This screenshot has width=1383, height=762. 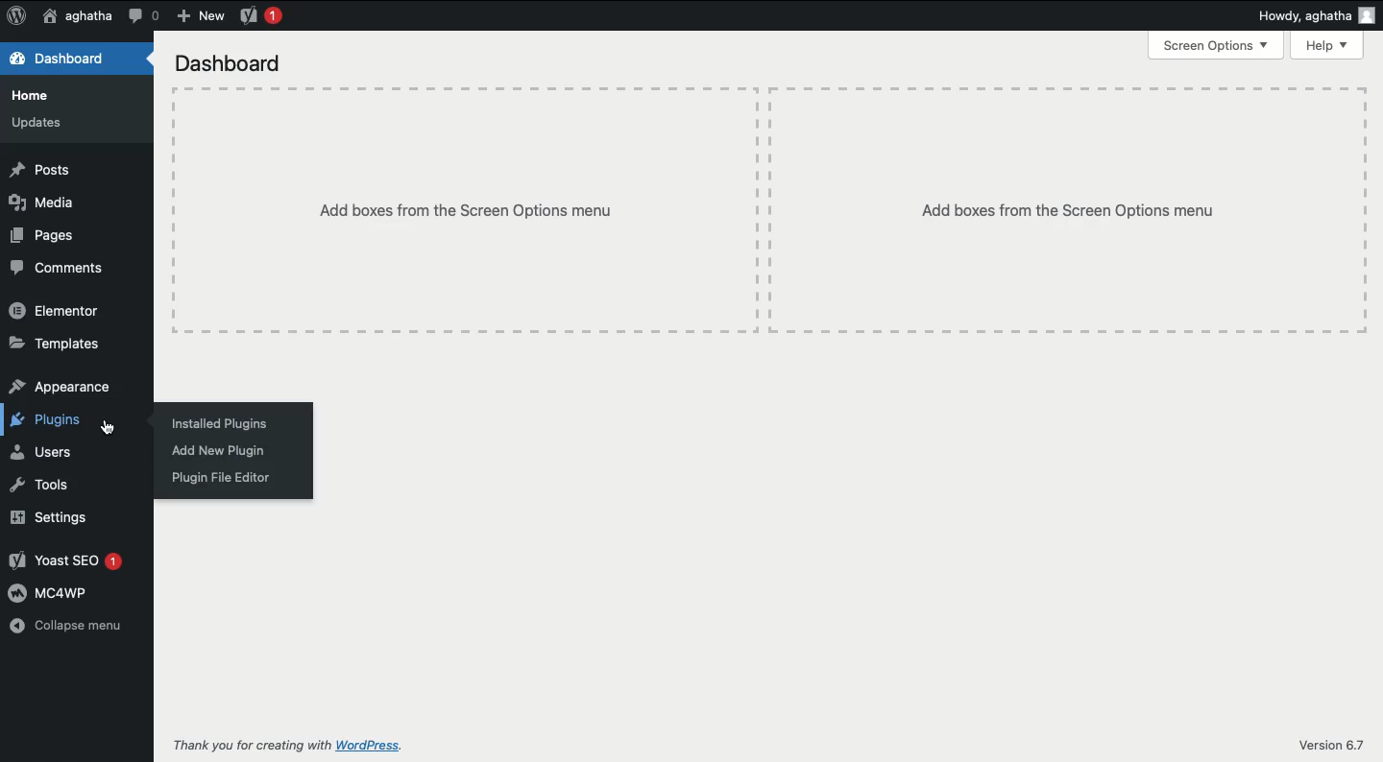 What do you see at coordinates (1217, 44) in the screenshot?
I see `Screen options` at bounding box center [1217, 44].